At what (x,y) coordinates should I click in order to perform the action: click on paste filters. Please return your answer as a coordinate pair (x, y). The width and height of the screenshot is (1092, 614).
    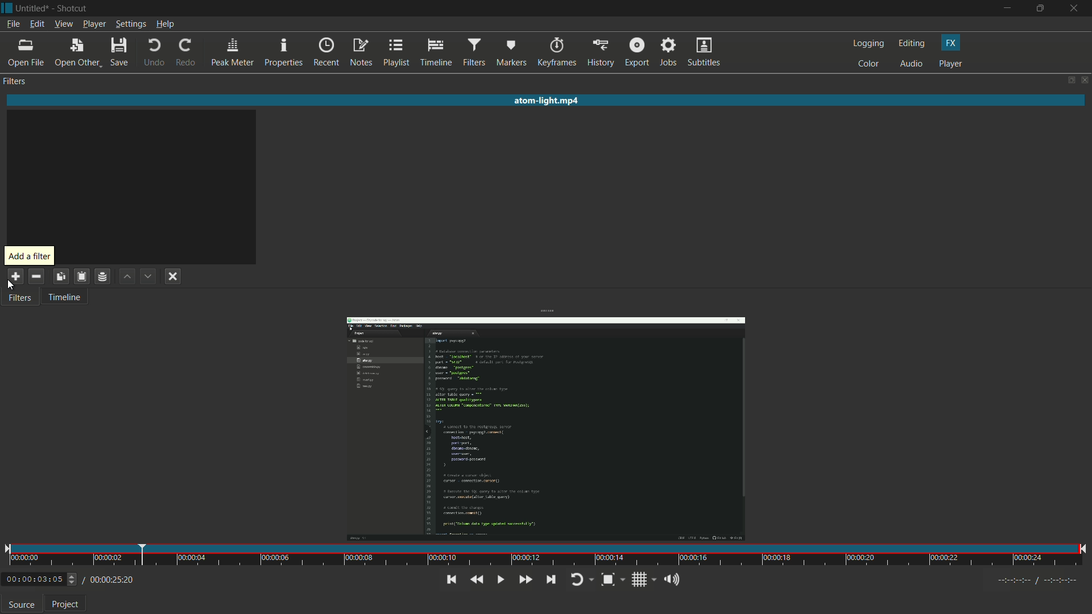
    Looking at the image, I should click on (81, 276).